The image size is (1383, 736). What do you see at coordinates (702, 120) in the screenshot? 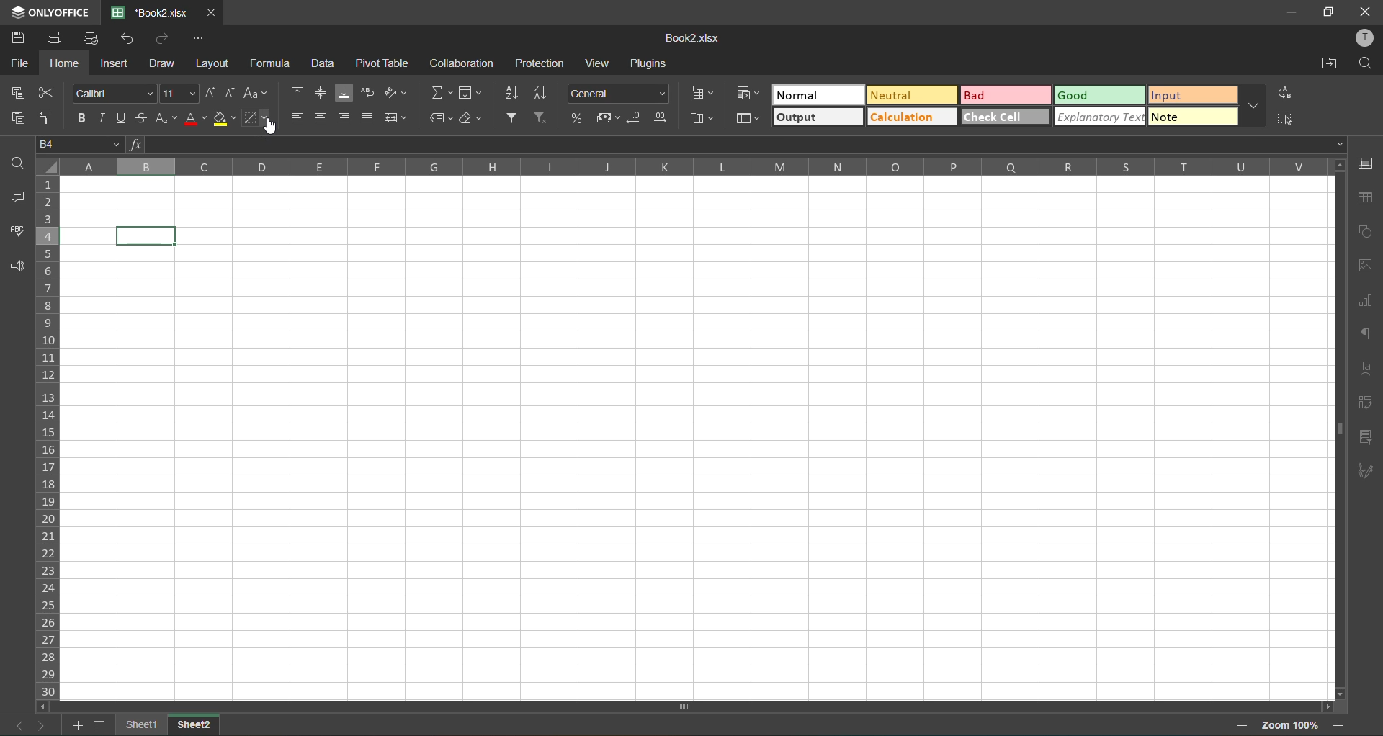
I see `delete cells` at bounding box center [702, 120].